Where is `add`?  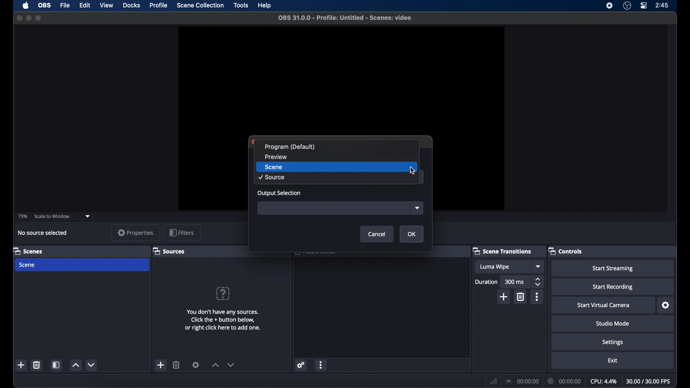 add is located at coordinates (161, 365).